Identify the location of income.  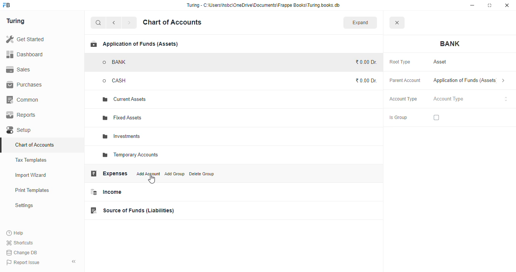
(105, 192).